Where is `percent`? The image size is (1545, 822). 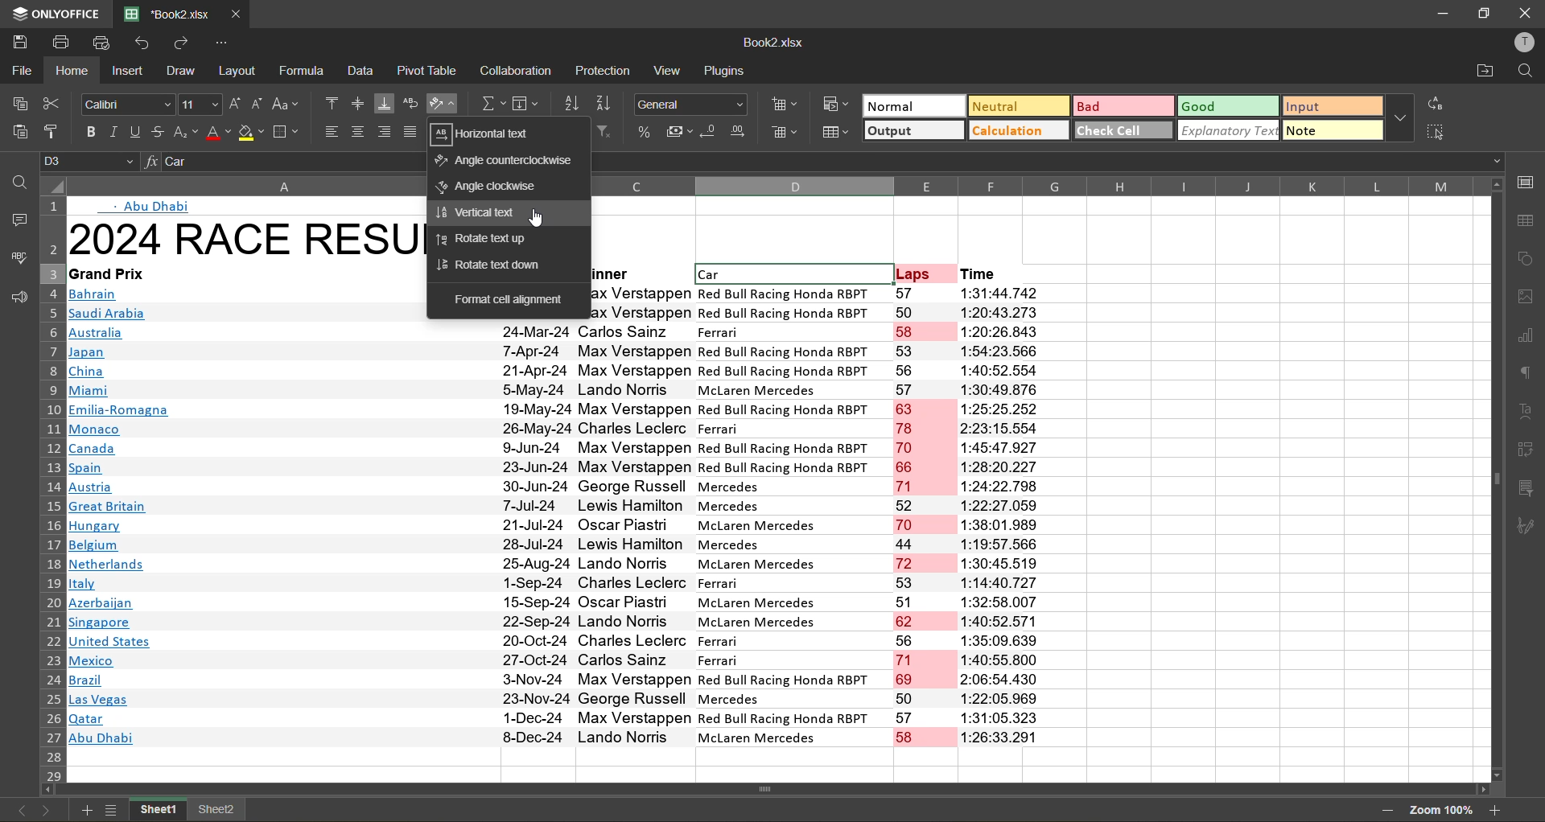 percent is located at coordinates (645, 131).